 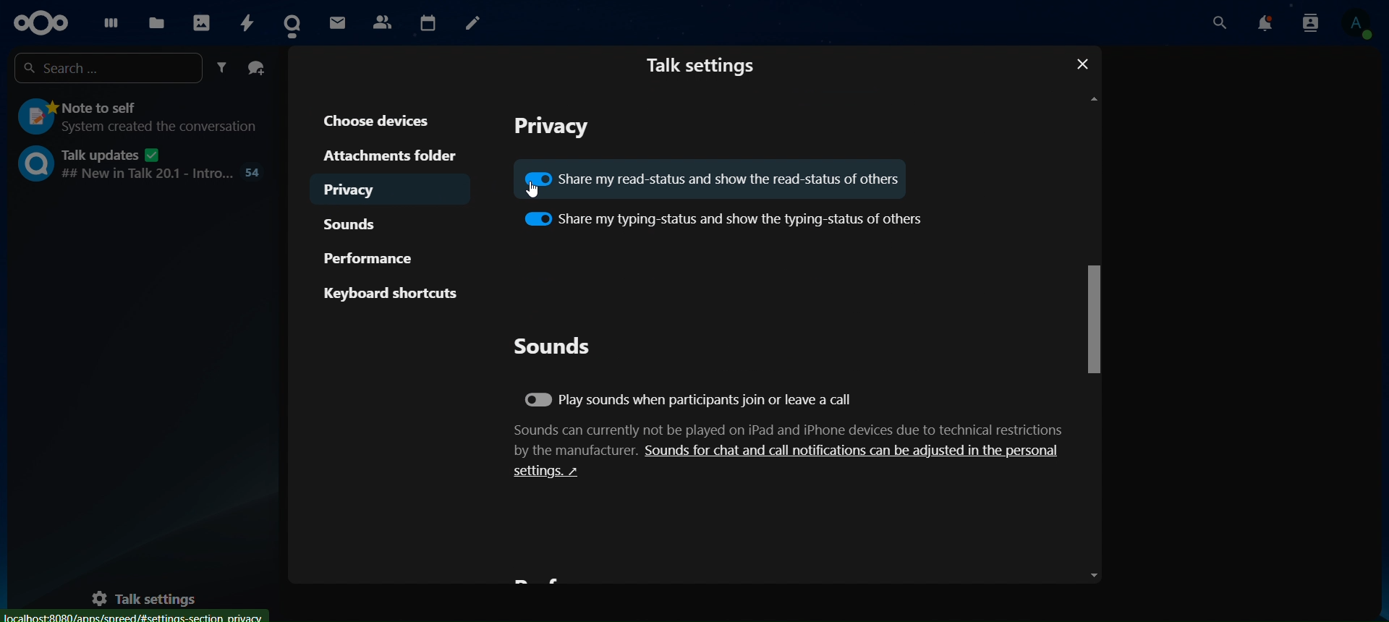 What do you see at coordinates (556, 127) in the screenshot?
I see `privacy` at bounding box center [556, 127].